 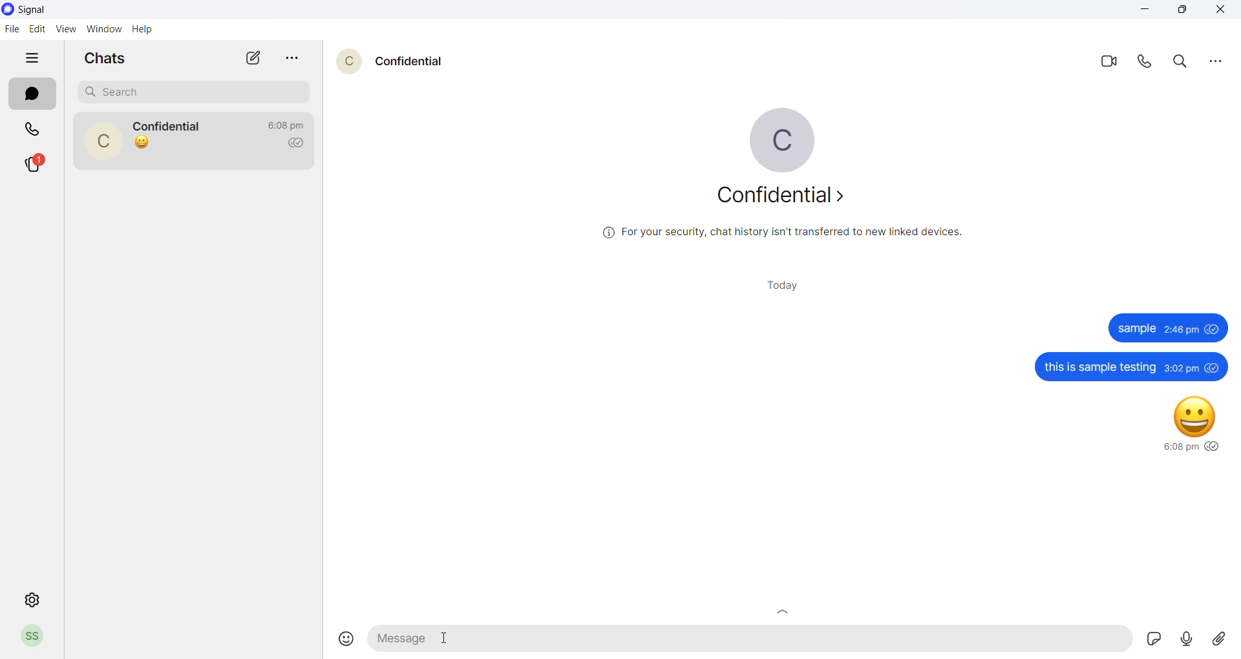 What do you see at coordinates (41, 163) in the screenshot?
I see `stories` at bounding box center [41, 163].